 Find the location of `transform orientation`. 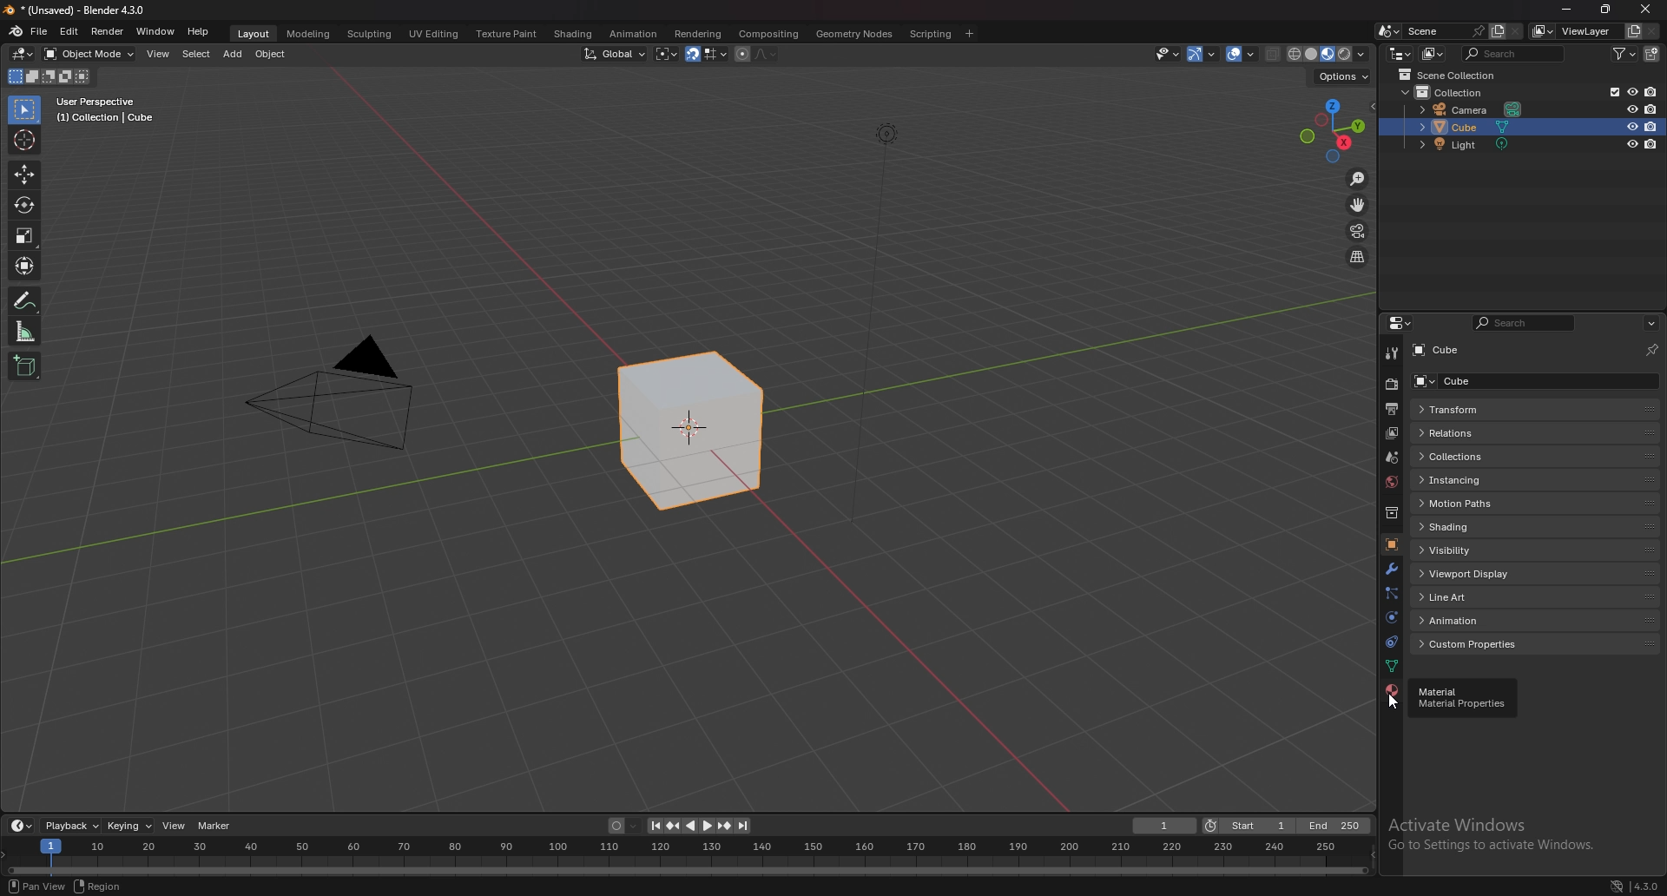

transform orientation is located at coordinates (615, 53).